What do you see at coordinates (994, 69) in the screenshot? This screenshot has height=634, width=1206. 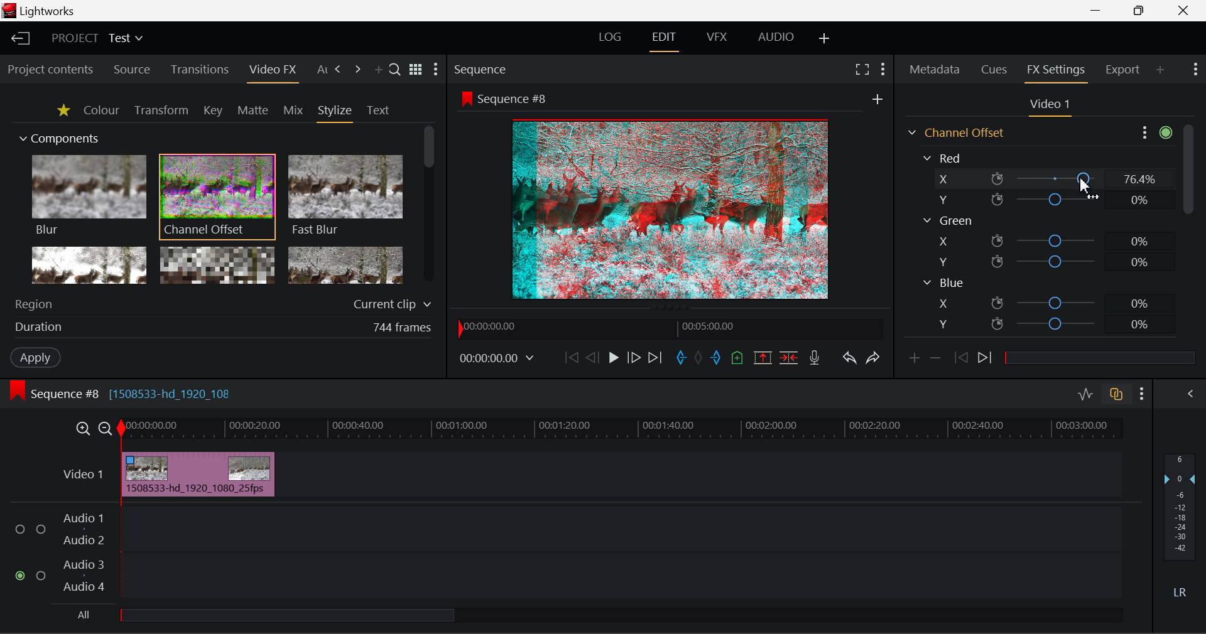 I see `Cues` at bounding box center [994, 69].